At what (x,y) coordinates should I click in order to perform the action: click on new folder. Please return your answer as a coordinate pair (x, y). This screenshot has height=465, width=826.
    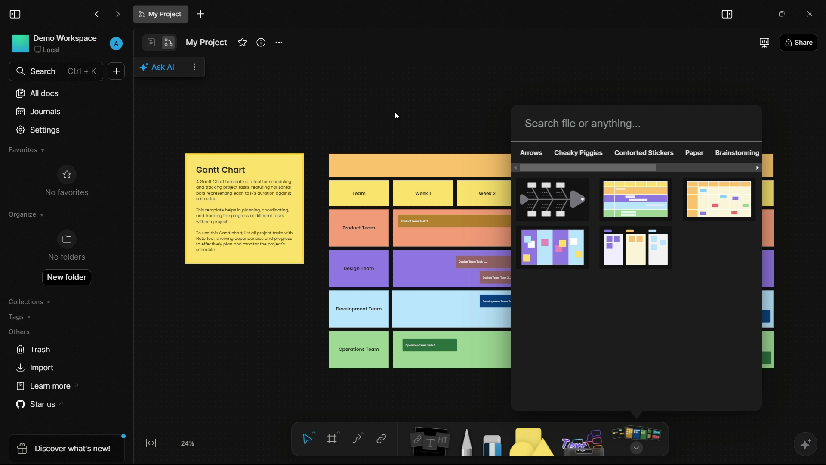
    Looking at the image, I should click on (68, 276).